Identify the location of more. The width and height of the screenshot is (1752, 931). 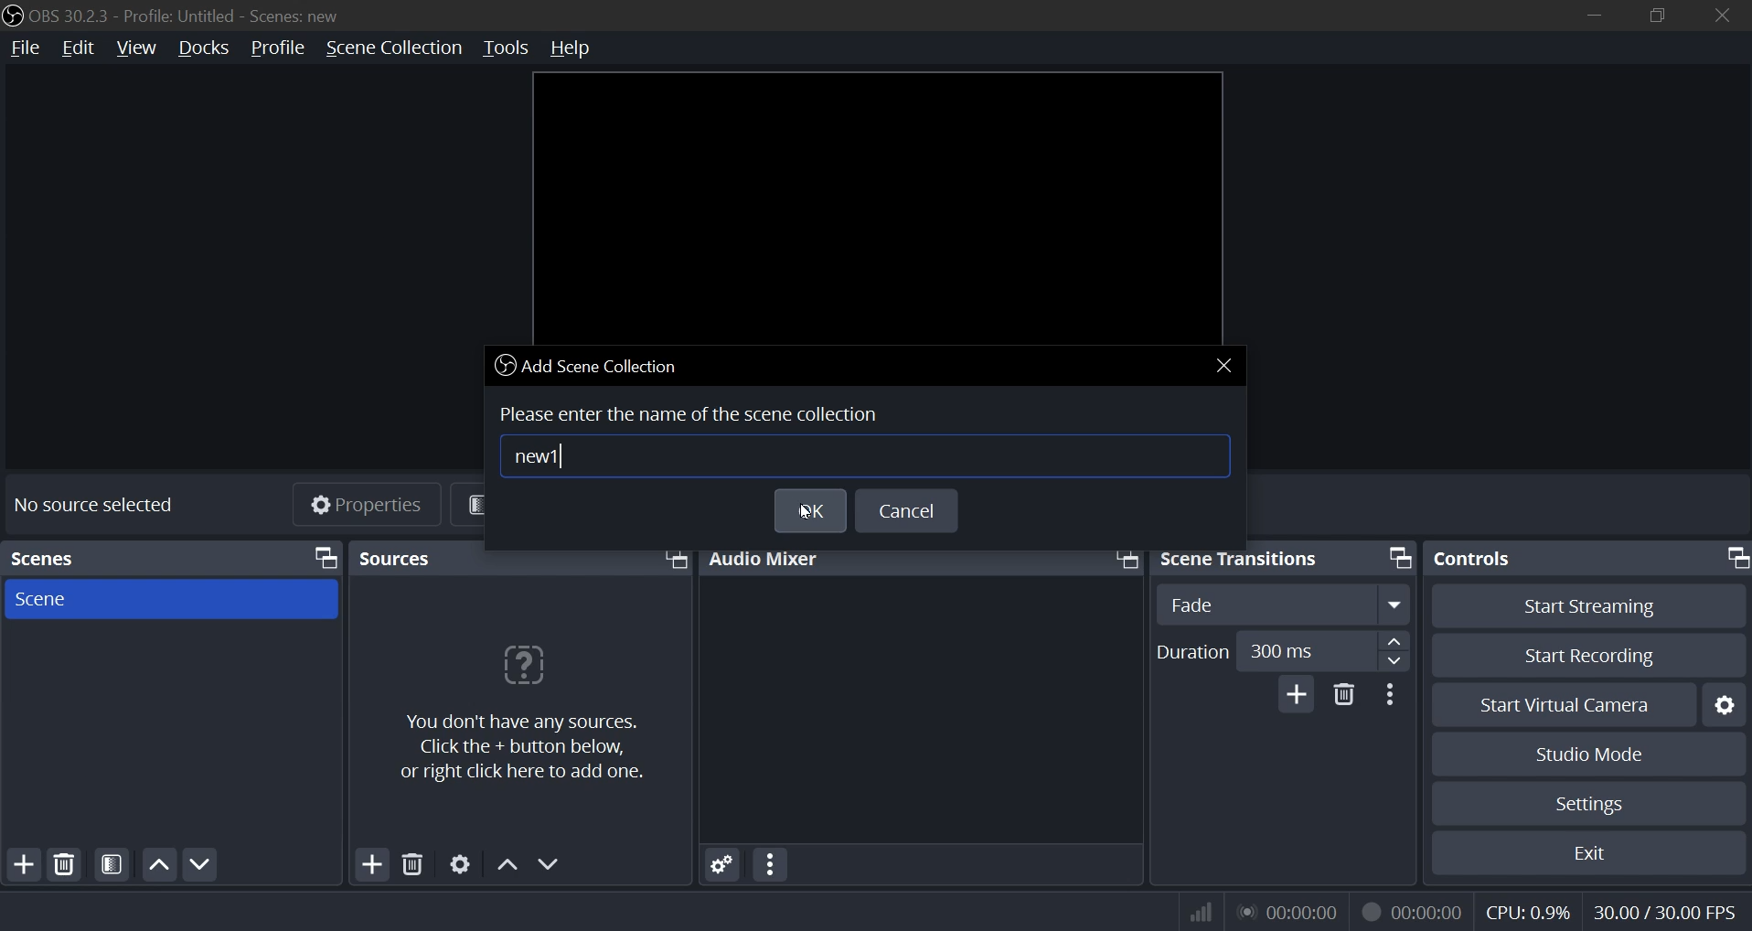
(772, 864).